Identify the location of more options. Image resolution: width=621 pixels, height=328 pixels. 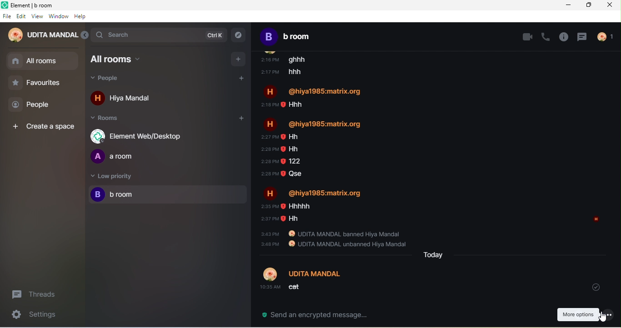
(577, 314).